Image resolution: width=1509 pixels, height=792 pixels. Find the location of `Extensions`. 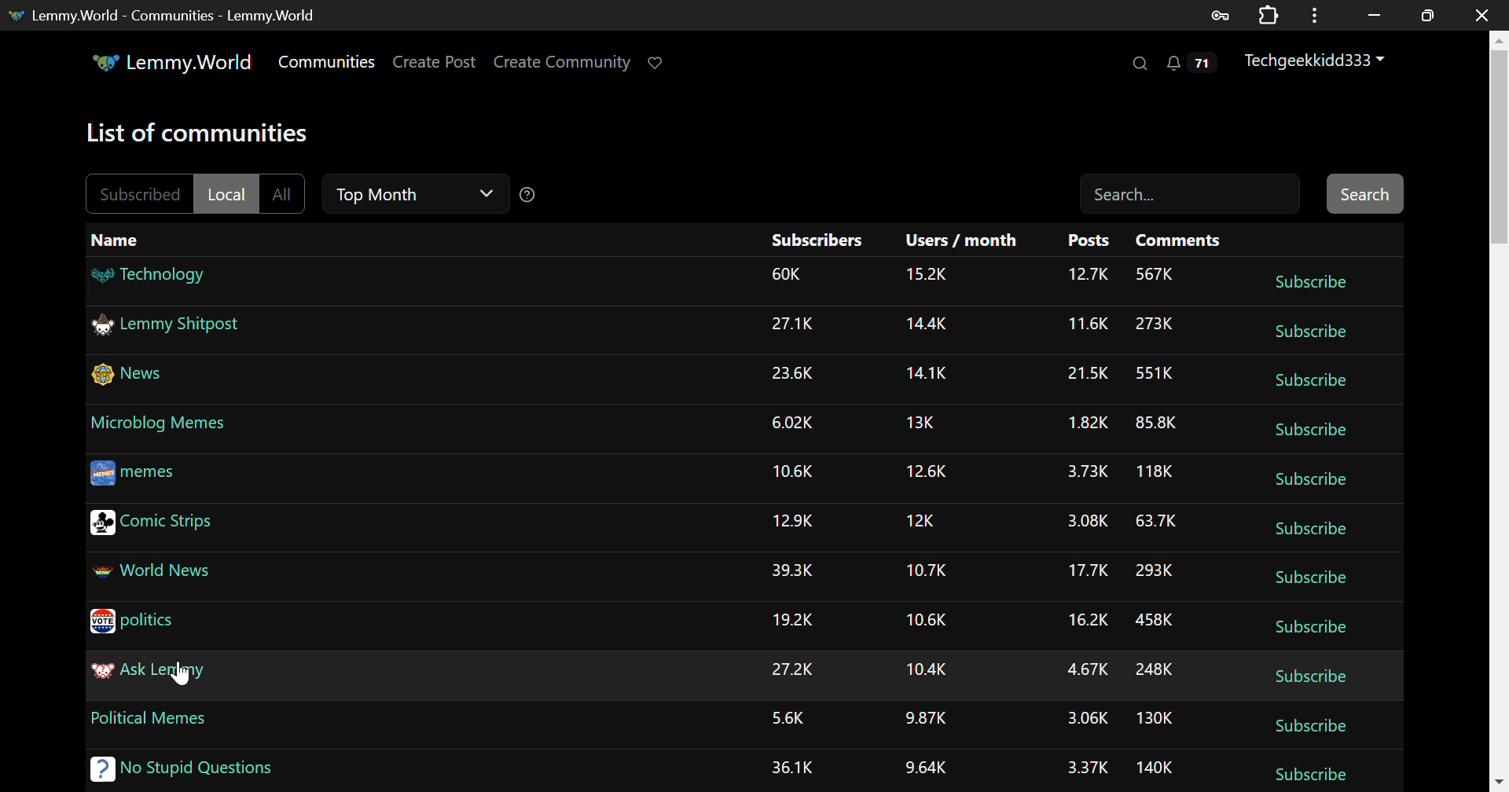

Extensions is located at coordinates (1269, 13).